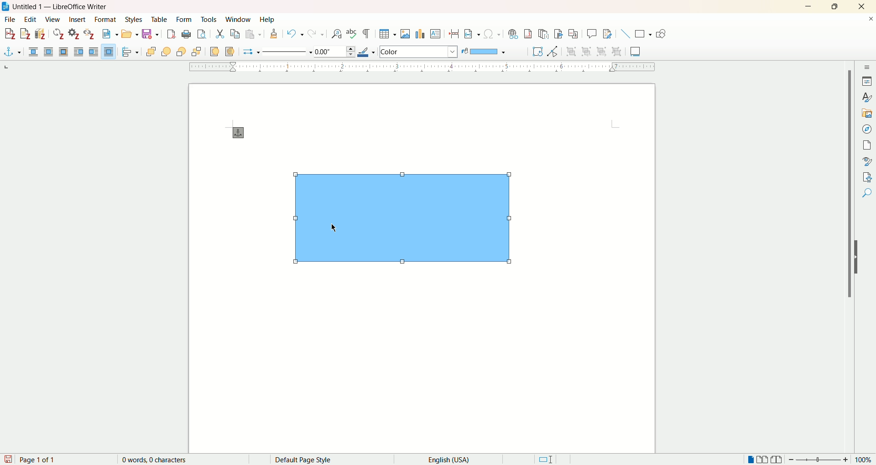 The width and height of the screenshot is (876, 465). I want to click on anchor, so click(239, 132).